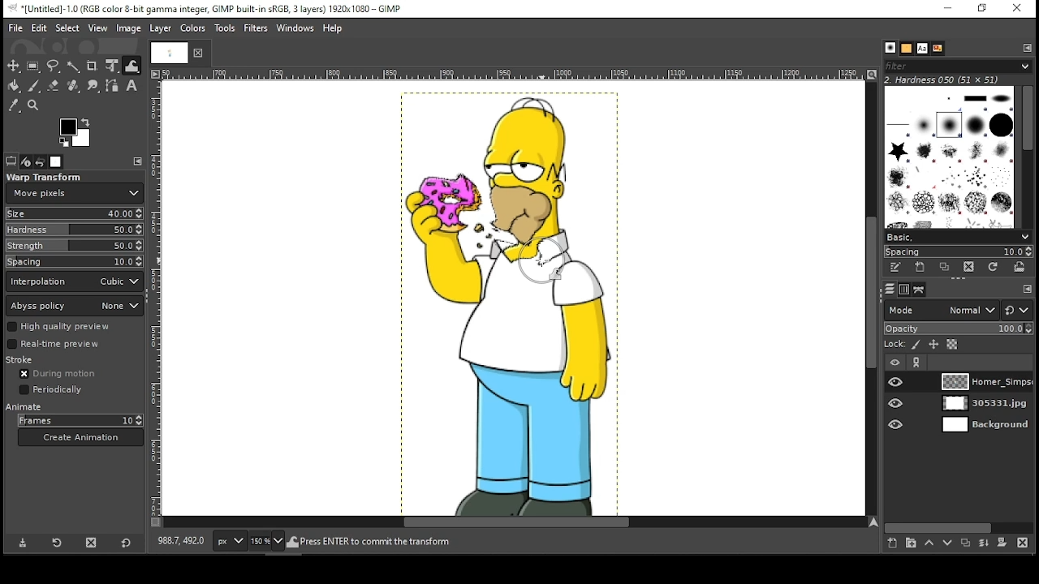 This screenshot has width=1039, height=584. Describe the element at coordinates (181, 542) in the screenshot. I see `892.0, 406.0` at that location.